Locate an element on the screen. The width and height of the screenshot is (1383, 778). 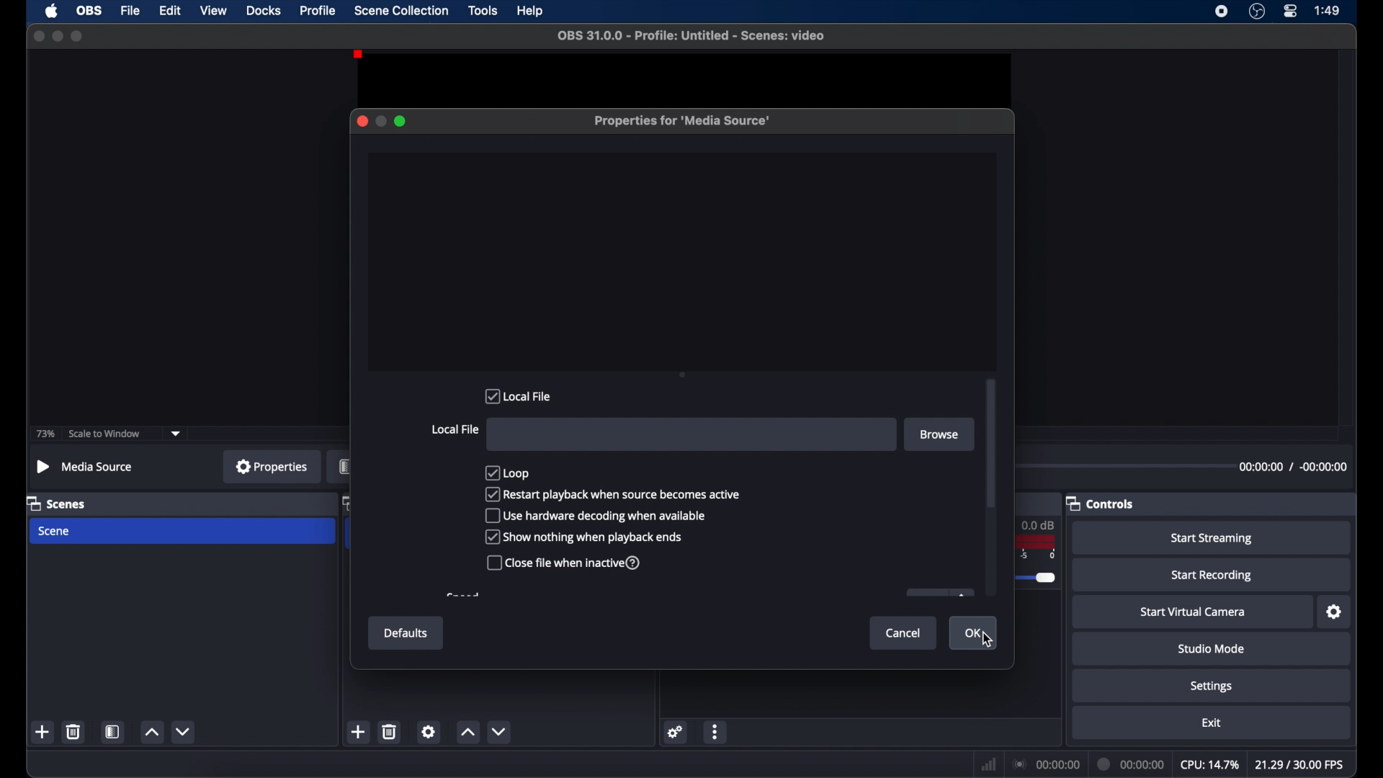
settings is located at coordinates (1213, 687).